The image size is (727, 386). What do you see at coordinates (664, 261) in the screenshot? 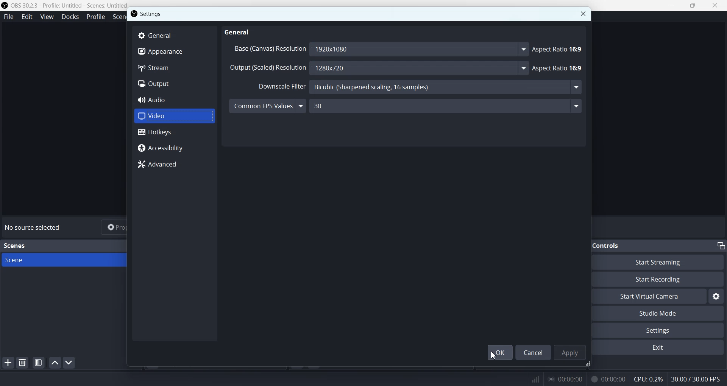
I see `Start Streaming` at bounding box center [664, 261].